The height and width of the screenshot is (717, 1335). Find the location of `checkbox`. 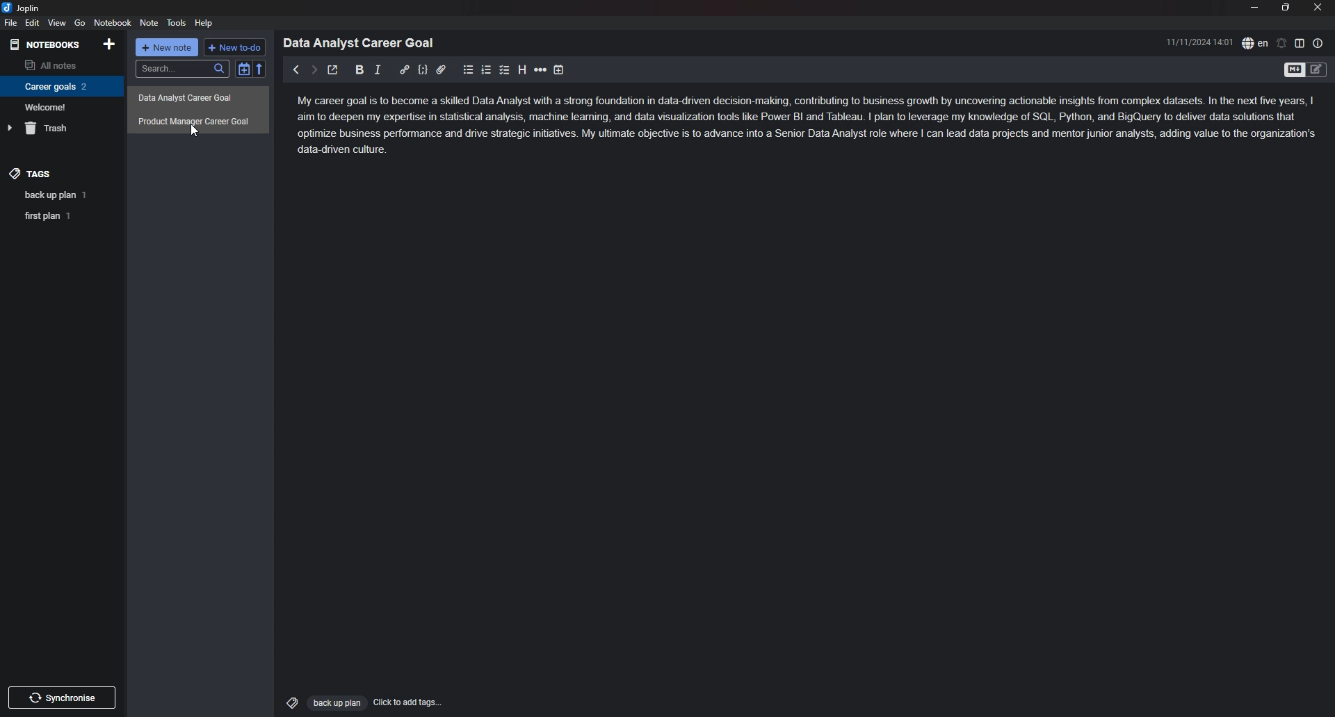

checkbox is located at coordinates (505, 70).